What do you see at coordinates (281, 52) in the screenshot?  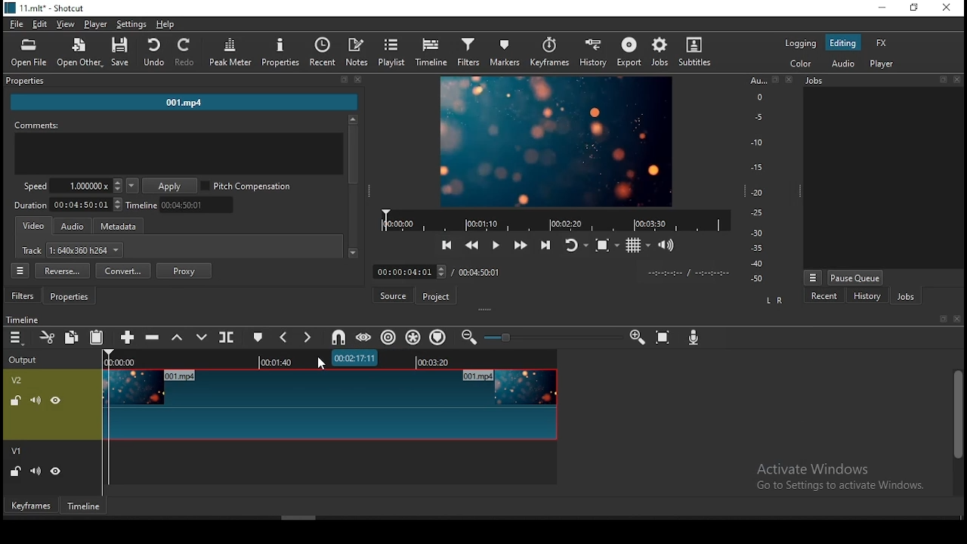 I see `properties` at bounding box center [281, 52].